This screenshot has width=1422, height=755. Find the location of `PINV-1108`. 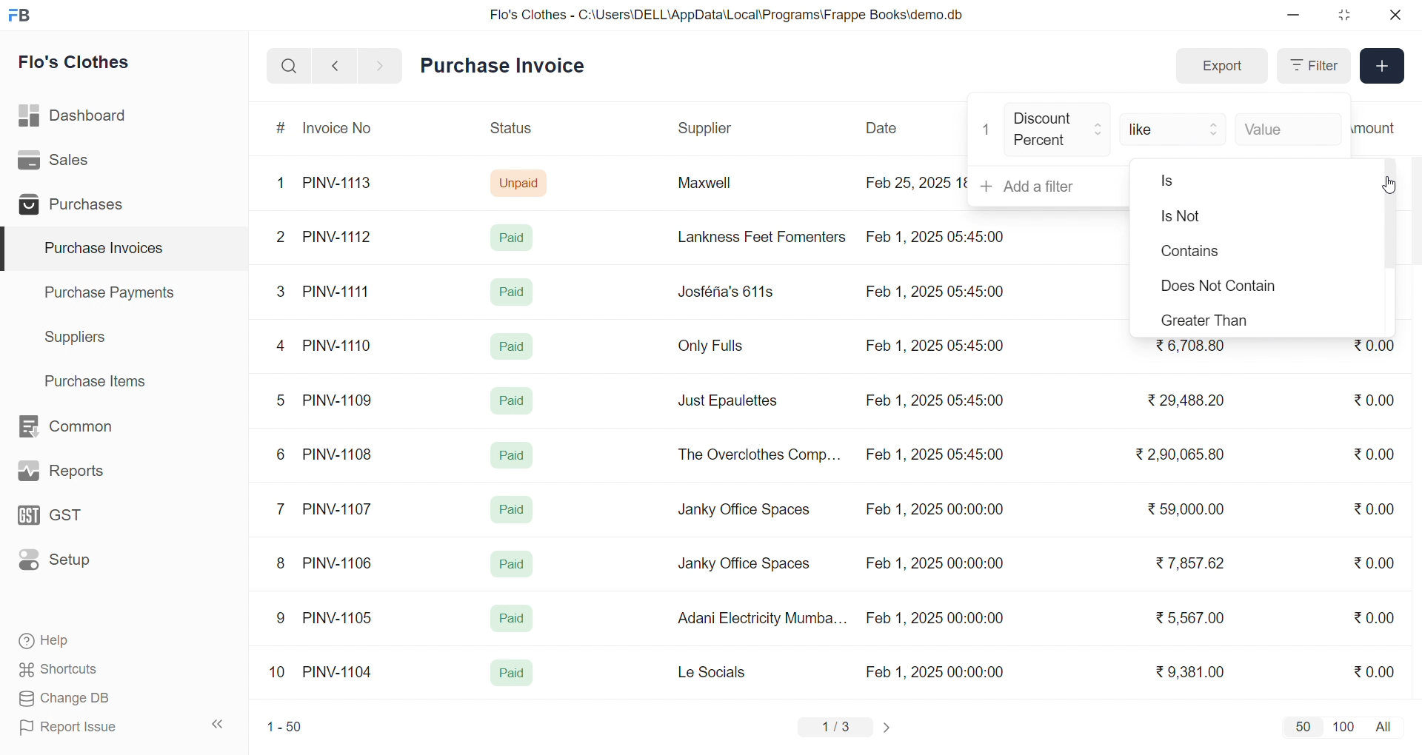

PINV-1108 is located at coordinates (338, 454).